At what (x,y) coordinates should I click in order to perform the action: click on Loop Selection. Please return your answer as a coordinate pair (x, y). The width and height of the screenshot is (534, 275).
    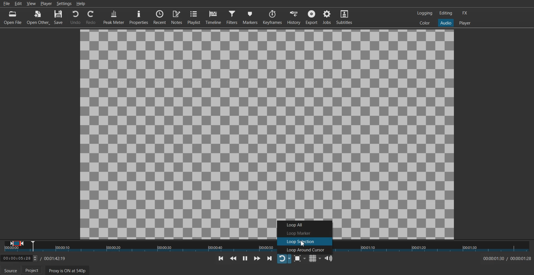
    Looking at the image, I should click on (304, 241).